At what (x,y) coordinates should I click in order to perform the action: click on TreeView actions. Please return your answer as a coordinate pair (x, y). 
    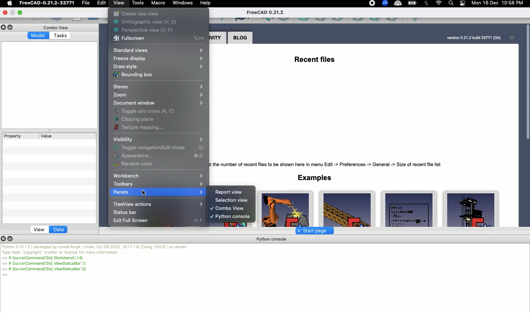
    Looking at the image, I should click on (157, 204).